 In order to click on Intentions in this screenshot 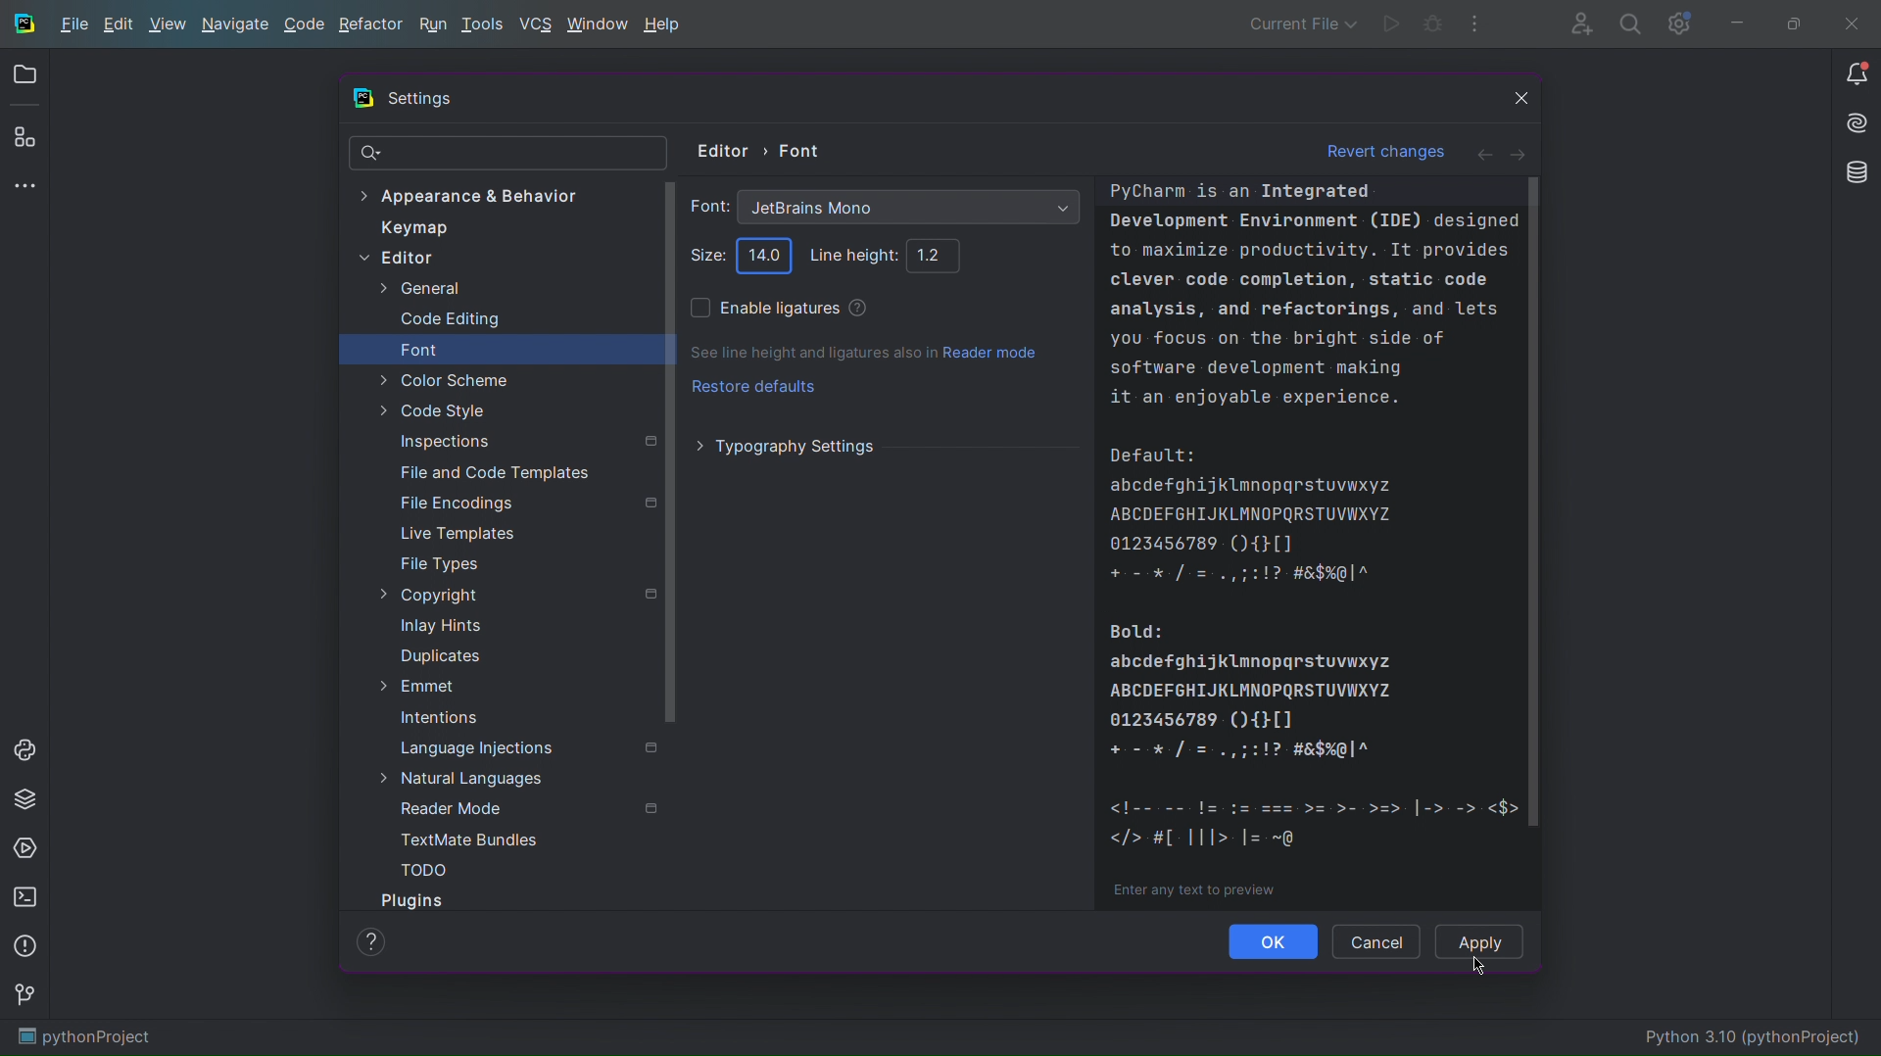, I will do `click(439, 718)`.